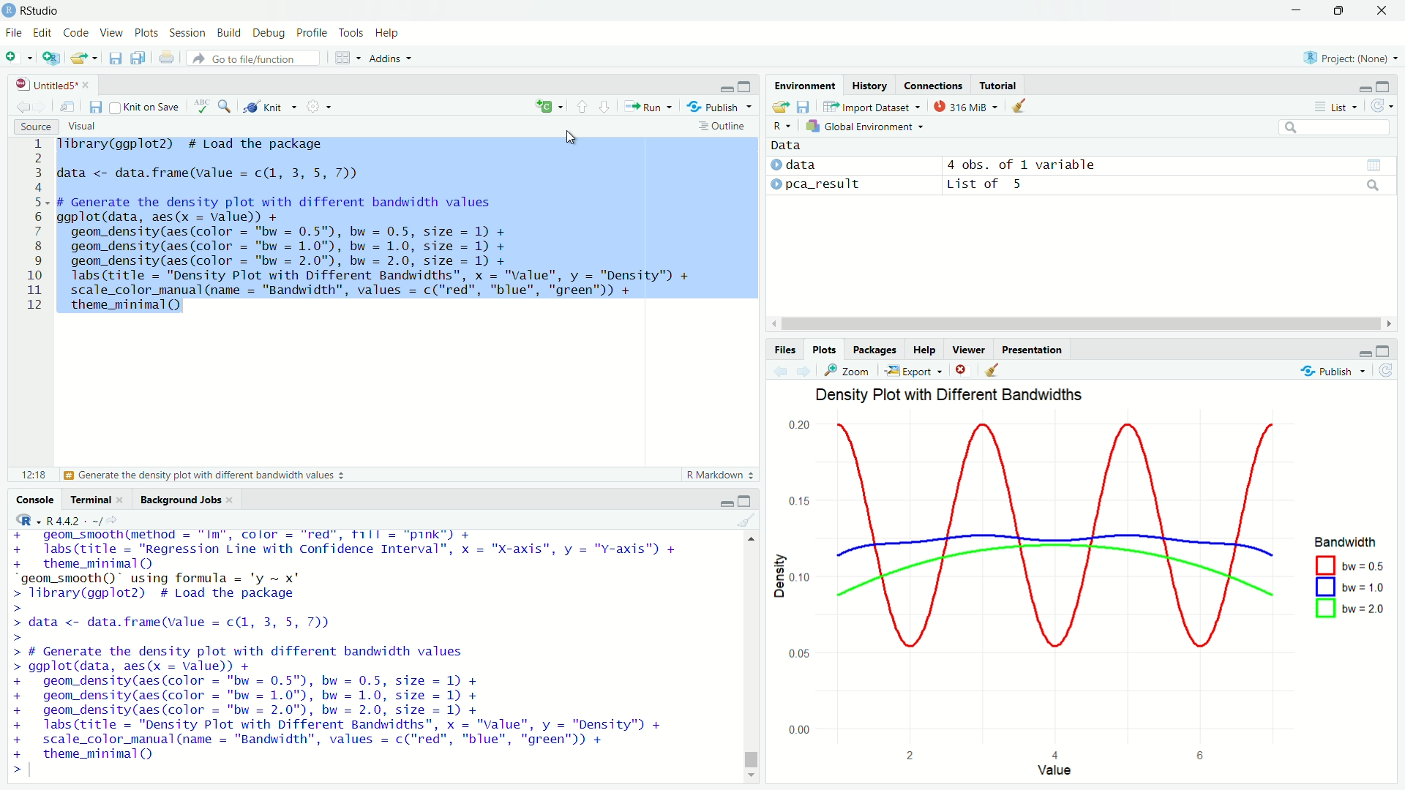  What do you see at coordinates (648, 106) in the screenshot?
I see `Run` at bounding box center [648, 106].